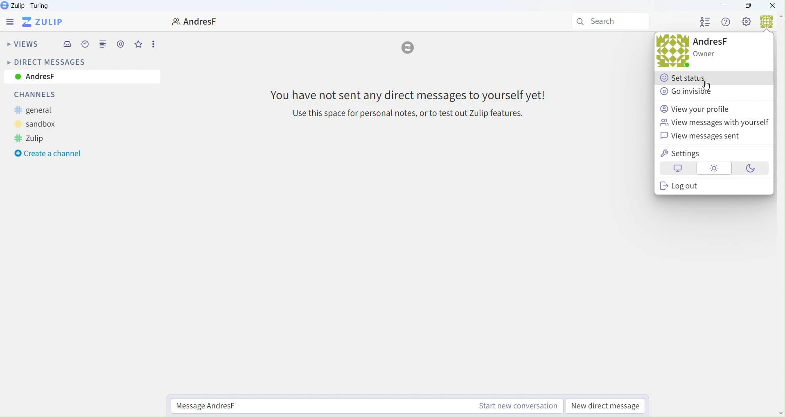 This screenshot has width=785, height=417. Describe the element at coordinates (714, 169) in the screenshot. I see `View Options` at that location.